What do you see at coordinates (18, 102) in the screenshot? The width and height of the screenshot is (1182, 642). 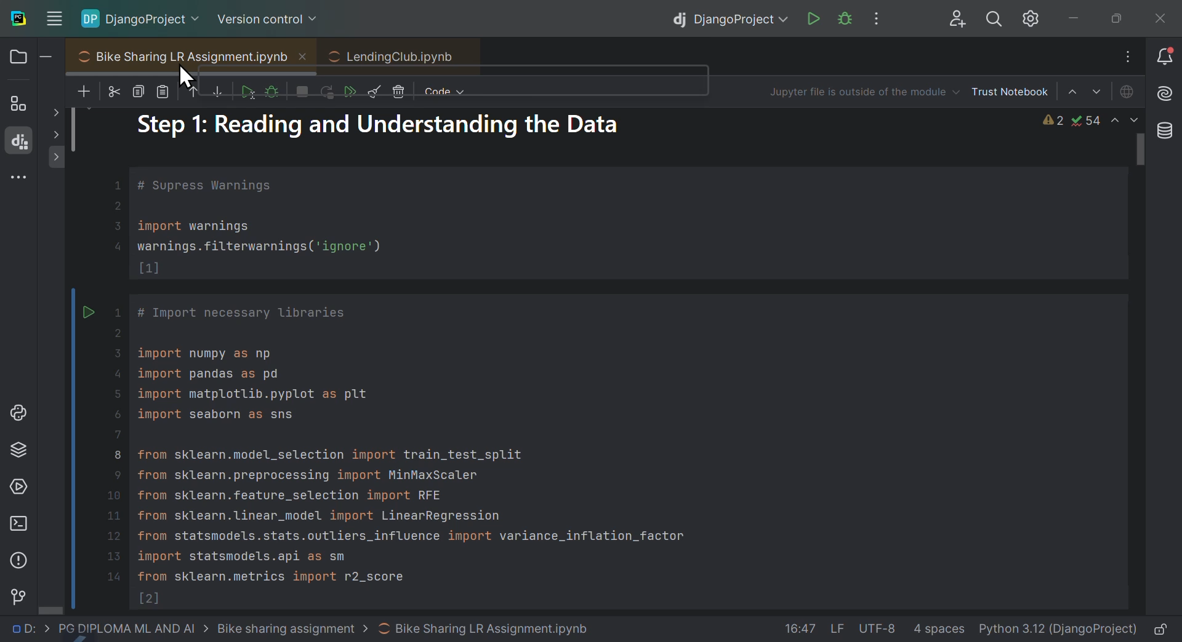 I see `structure` at bounding box center [18, 102].